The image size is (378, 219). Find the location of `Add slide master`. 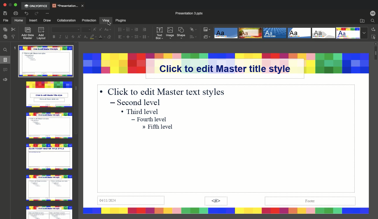

Add slide master is located at coordinates (27, 33).